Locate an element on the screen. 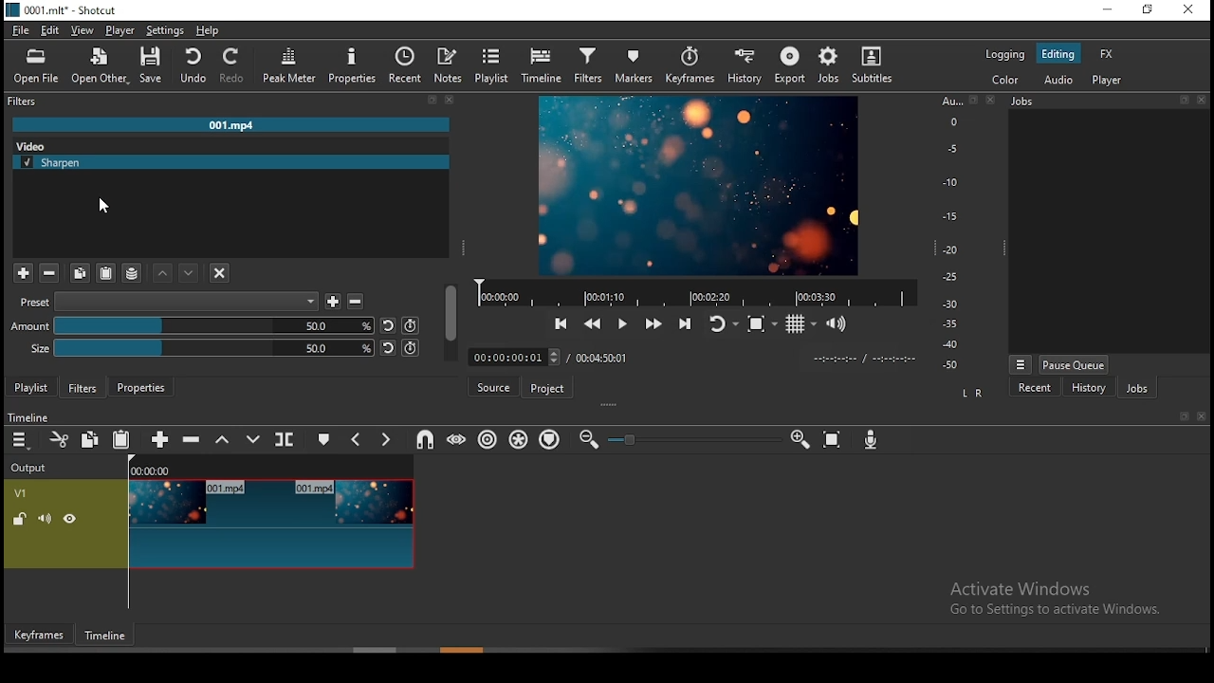 This screenshot has height=683, width=1214. video progress bar is located at coordinates (690, 289).